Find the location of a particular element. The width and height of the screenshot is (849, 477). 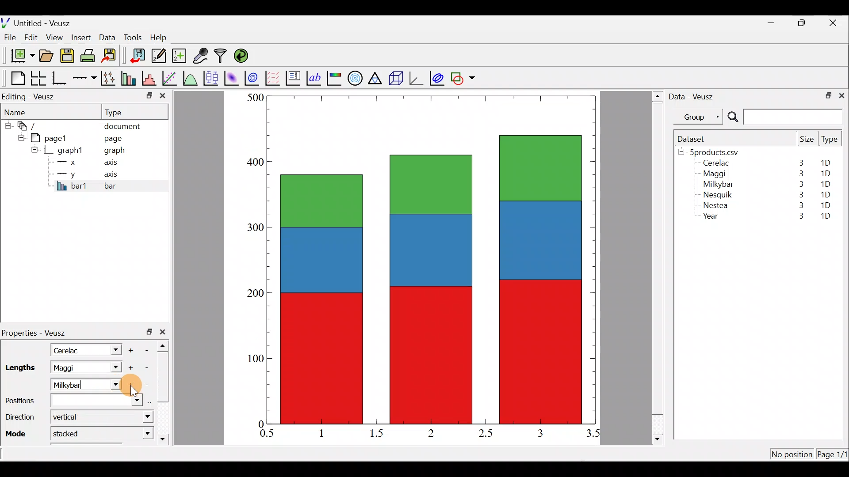

1D is located at coordinates (825, 174).